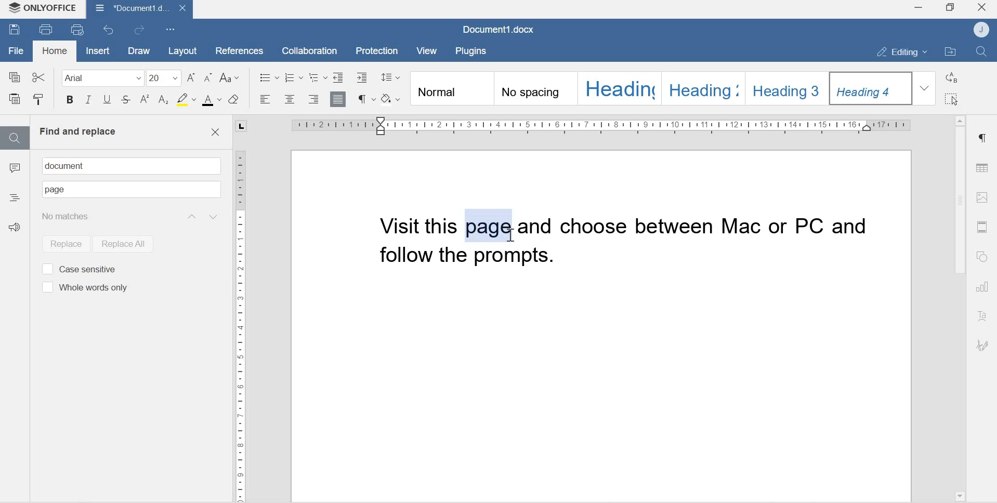  Describe the element at coordinates (55, 52) in the screenshot. I see `Homd` at that location.